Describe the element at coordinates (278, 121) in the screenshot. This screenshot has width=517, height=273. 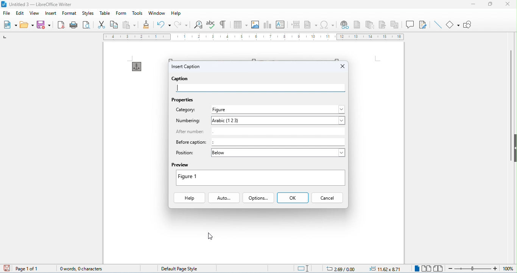
I see `select numbering` at that location.